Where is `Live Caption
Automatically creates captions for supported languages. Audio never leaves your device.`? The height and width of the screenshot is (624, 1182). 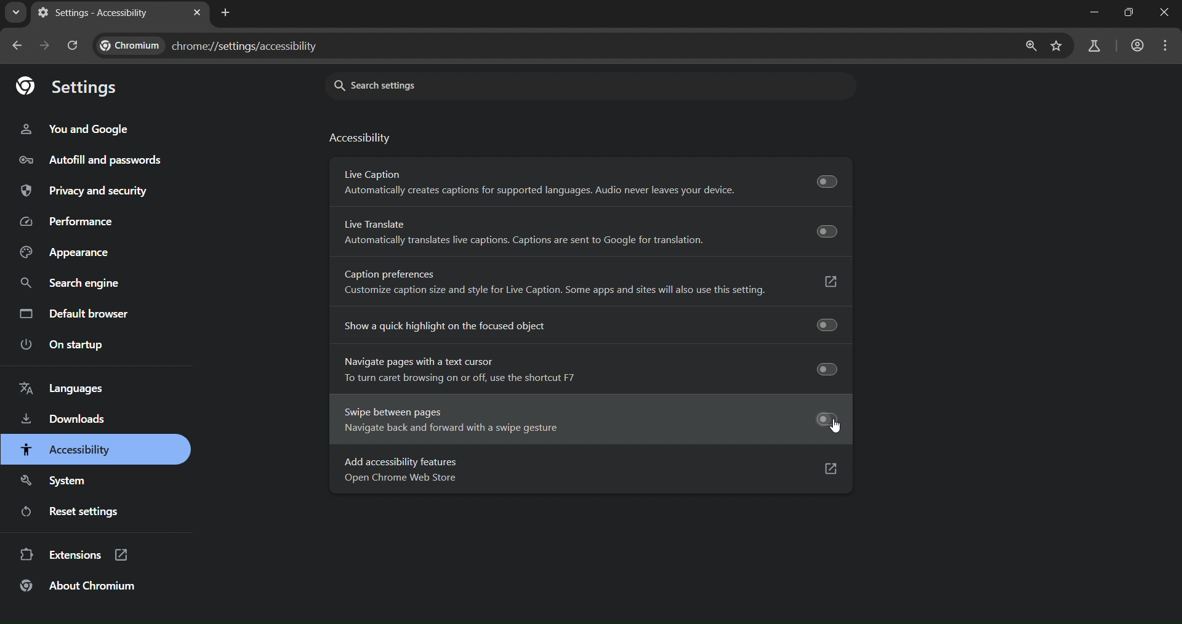 Live Caption
Automatically creates captions for supported languages. Audio never leaves your device. is located at coordinates (590, 181).